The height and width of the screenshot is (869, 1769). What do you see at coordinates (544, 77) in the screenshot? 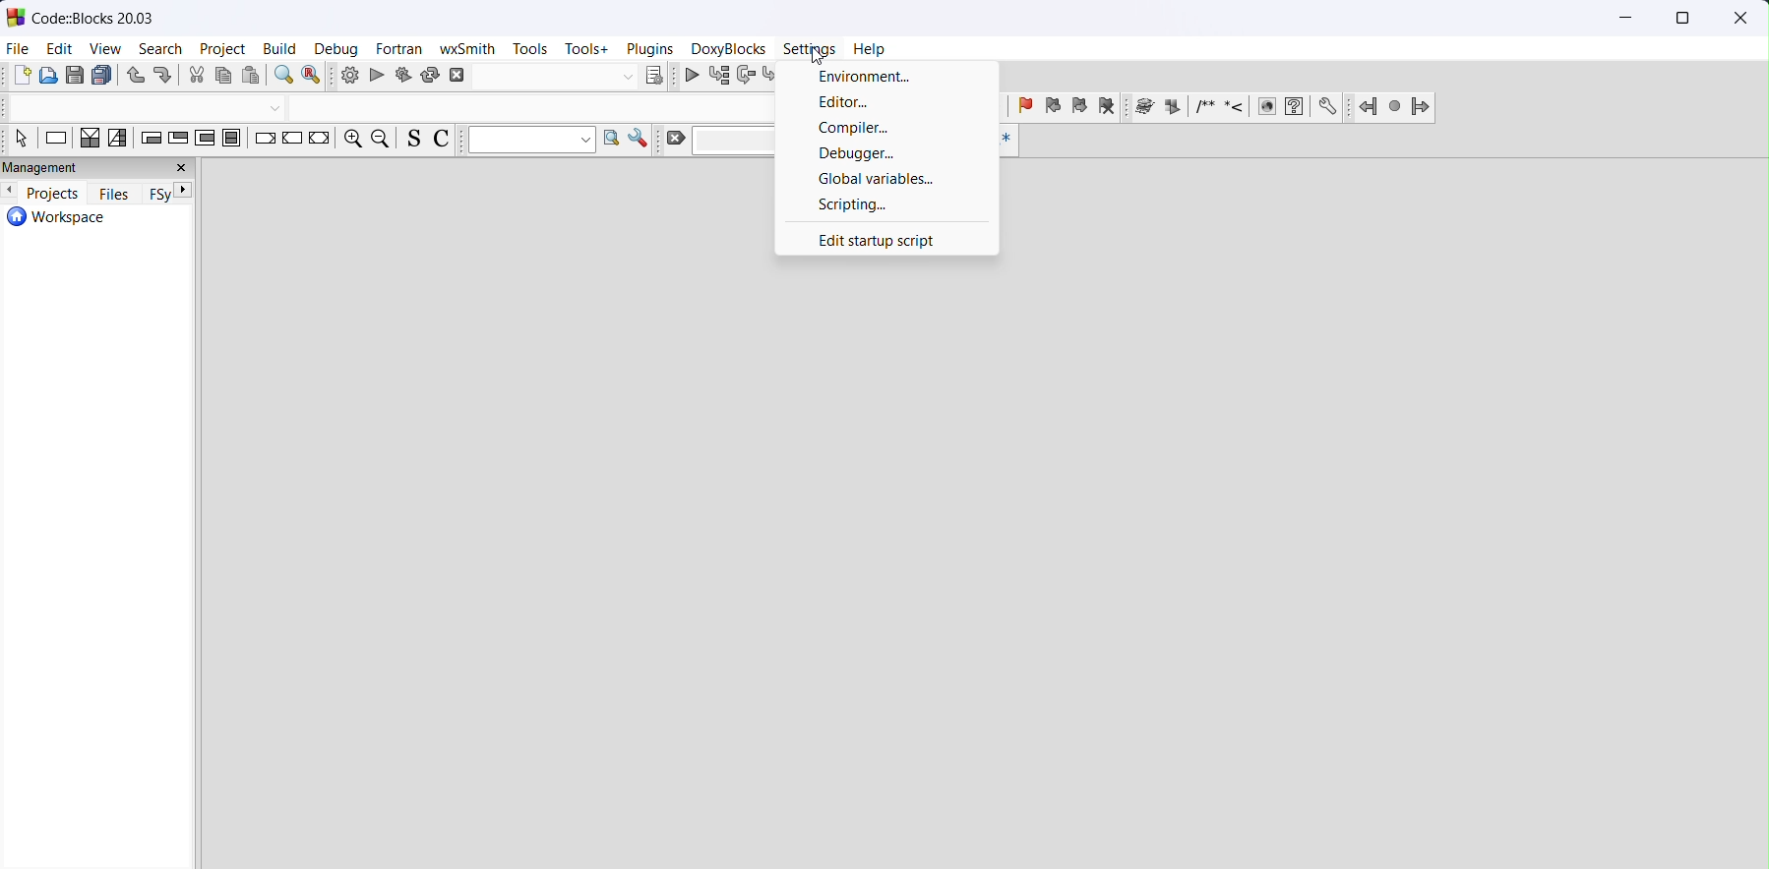
I see `abort` at bounding box center [544, 77].